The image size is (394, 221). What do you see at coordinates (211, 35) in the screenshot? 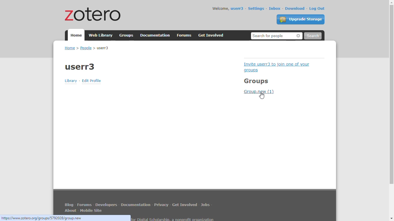
I see `get involved` at bounding box center [211, 35].